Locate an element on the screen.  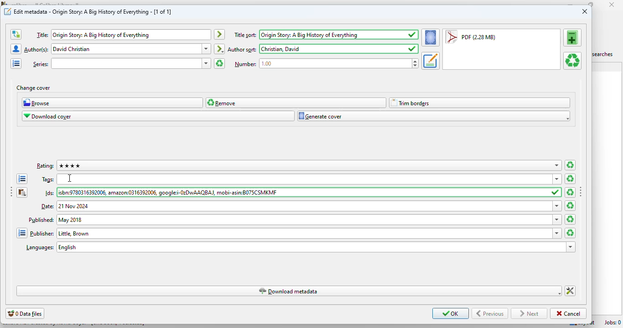
increase or decrease number is located at coordinates (415, 63).